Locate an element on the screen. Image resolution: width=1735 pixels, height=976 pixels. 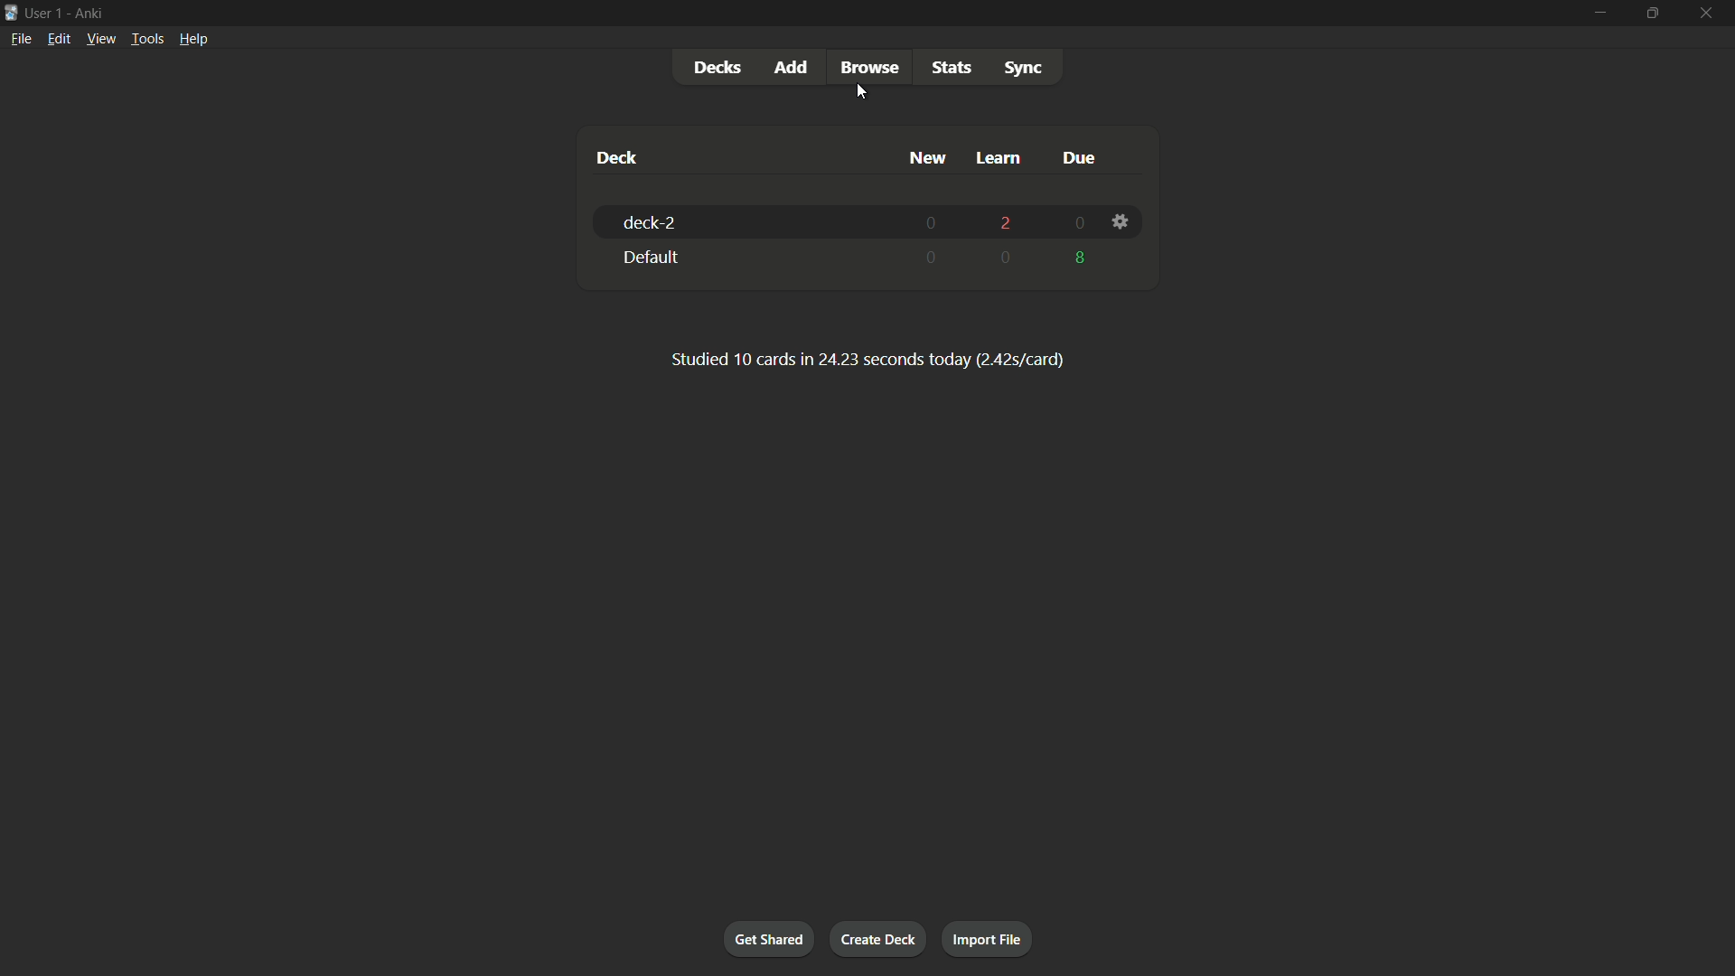
Maximize is located at coordinates (1650, 13).